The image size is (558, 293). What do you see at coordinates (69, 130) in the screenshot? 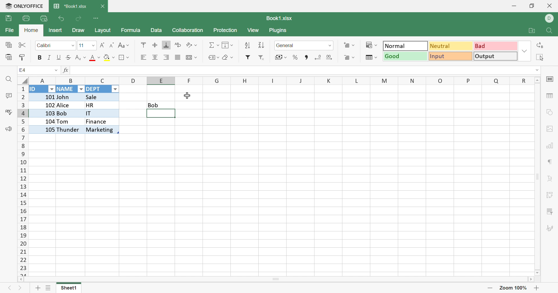
I see `Thunder` at bounding box center [69, 130].